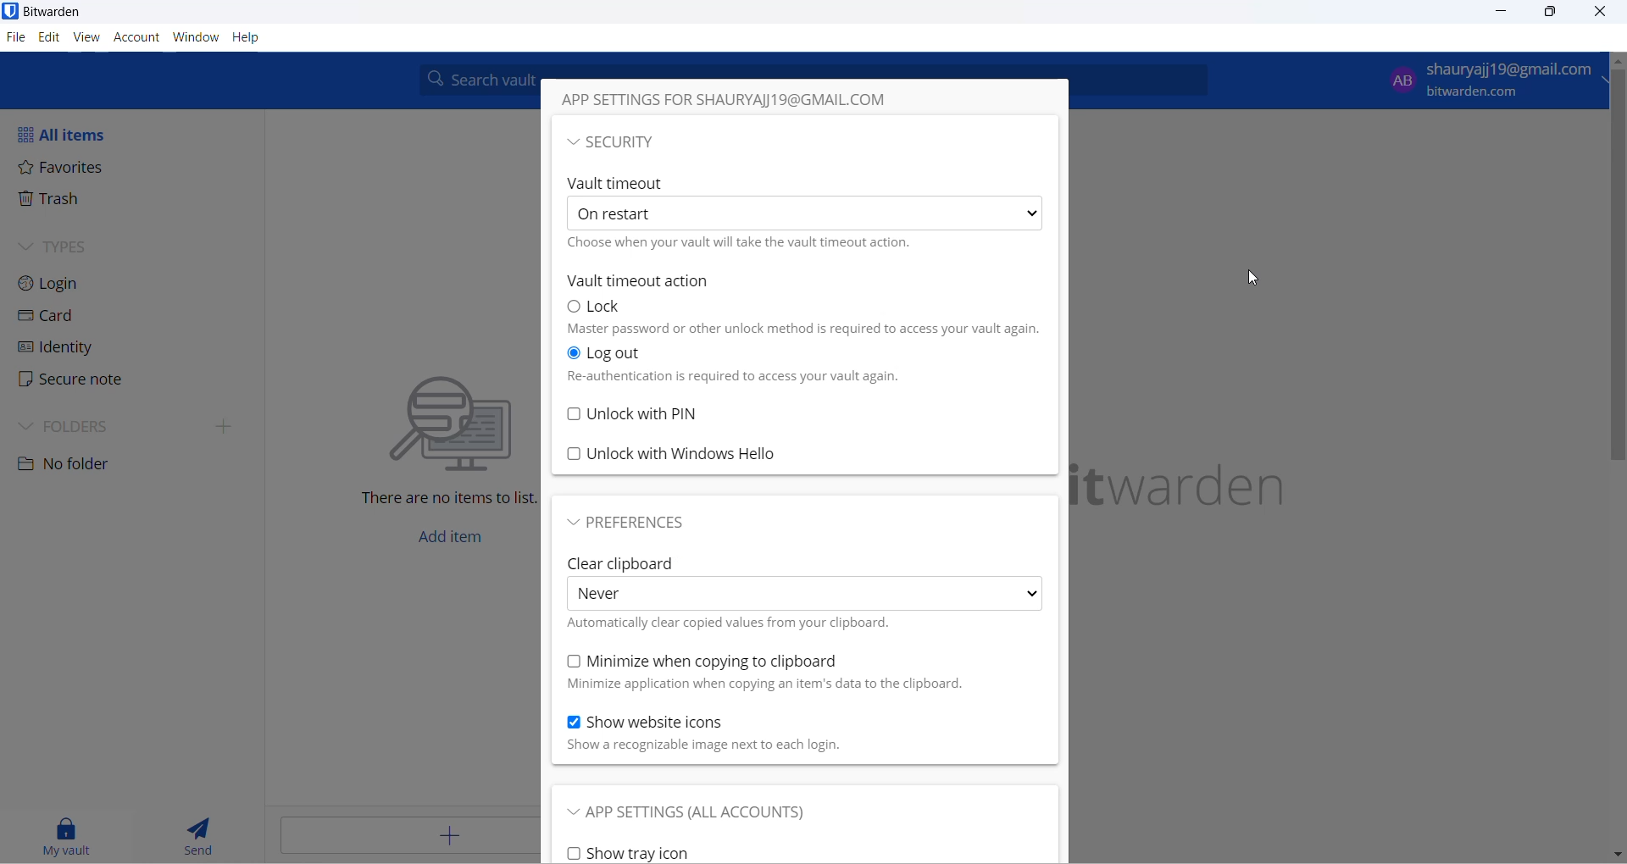 The image size is (1627, 864). What do you see at coordinates (622, 215) in the screenshot?
I see `On restart` at bounding box center [622, 215].